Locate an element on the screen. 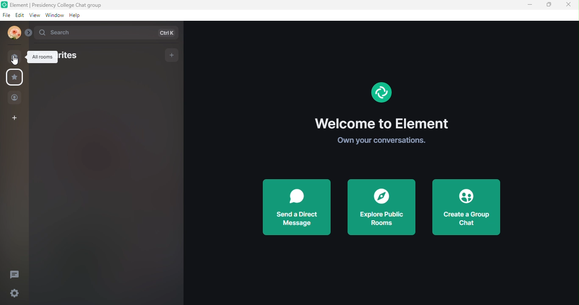 Image resolution: width=579 pixels, height=305 pixels. add is located at coordinates (170, 54).